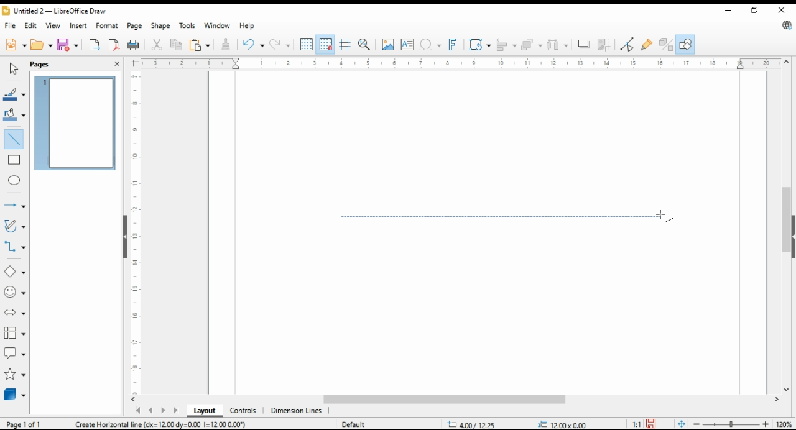 The width and height of the screenshot is (796, 430). I want to click on select at least three objects to distribute, so click(557, 45).